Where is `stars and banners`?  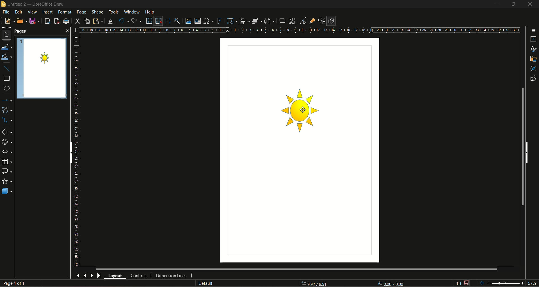 stars and banners is located at coordinates (6, 182).